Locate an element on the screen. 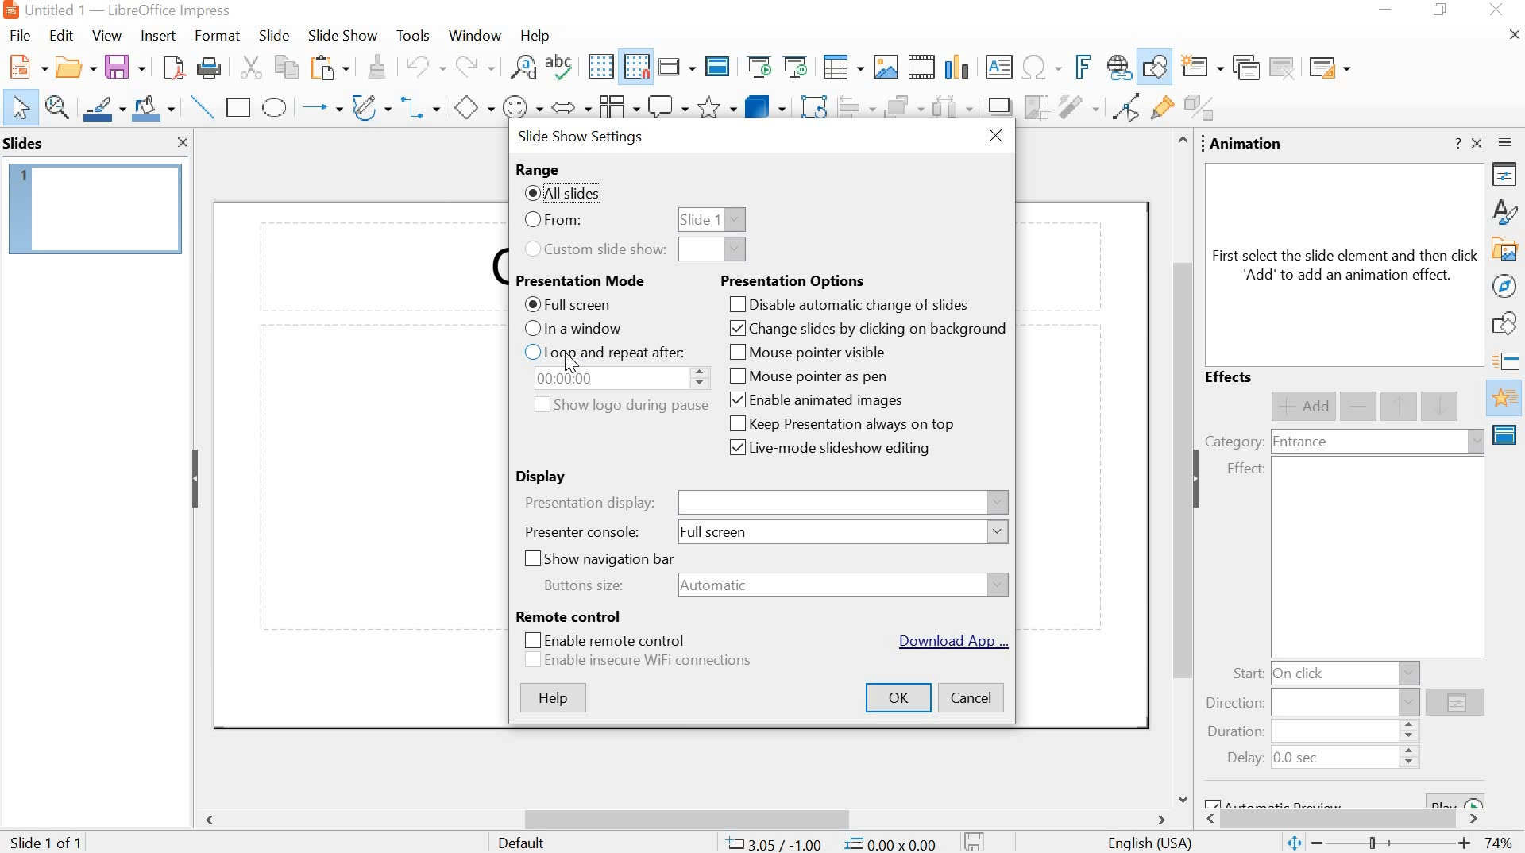 The image size is (1525, 853). minimize is located at coordinates (1388, 12).